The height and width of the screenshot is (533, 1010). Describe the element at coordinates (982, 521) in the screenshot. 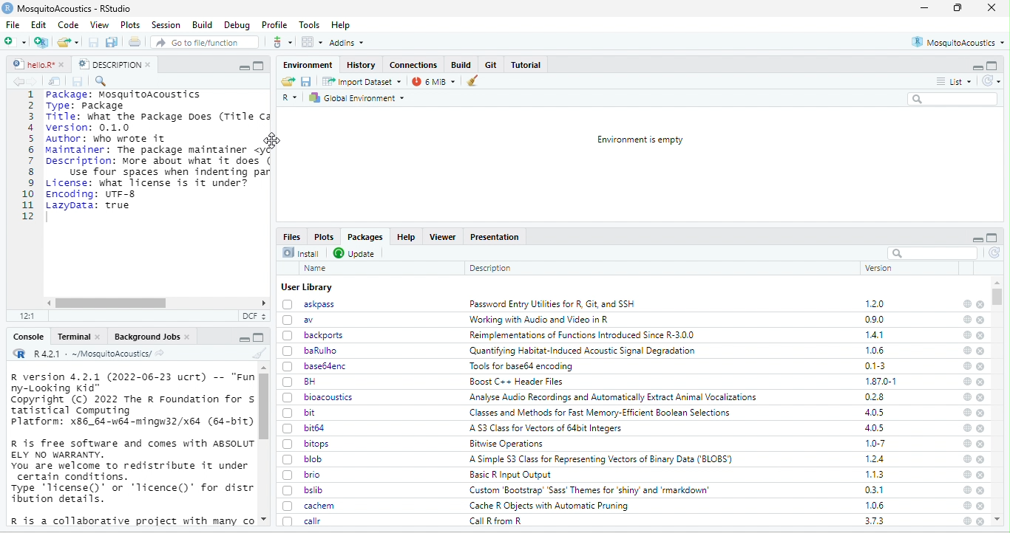

I see `close` at that location.